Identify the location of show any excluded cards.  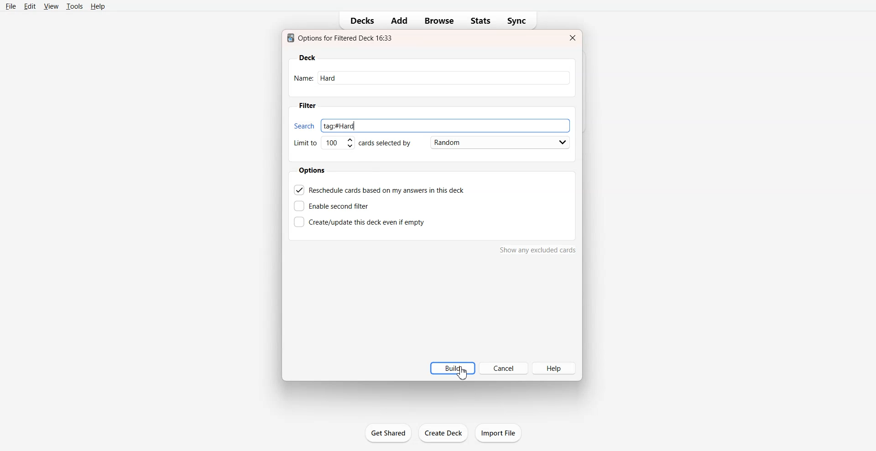
(538, 252).